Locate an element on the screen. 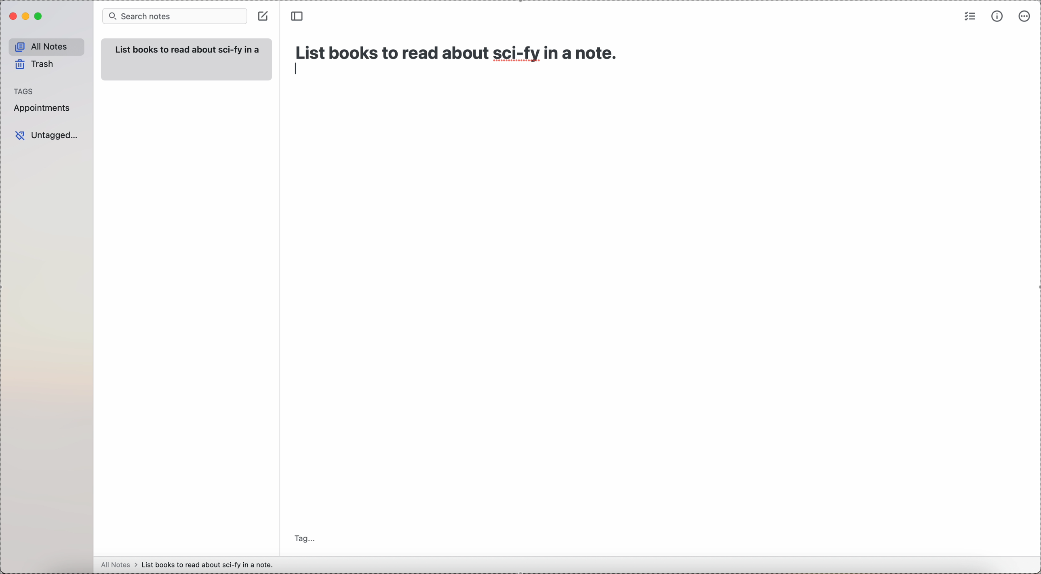  check list is located at coordinates (970, 16).